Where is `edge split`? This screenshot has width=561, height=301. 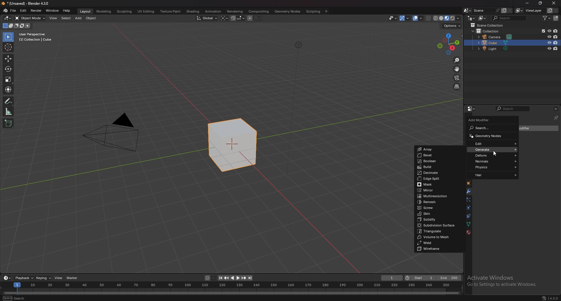 edge split is located at coordinates (437, 179).